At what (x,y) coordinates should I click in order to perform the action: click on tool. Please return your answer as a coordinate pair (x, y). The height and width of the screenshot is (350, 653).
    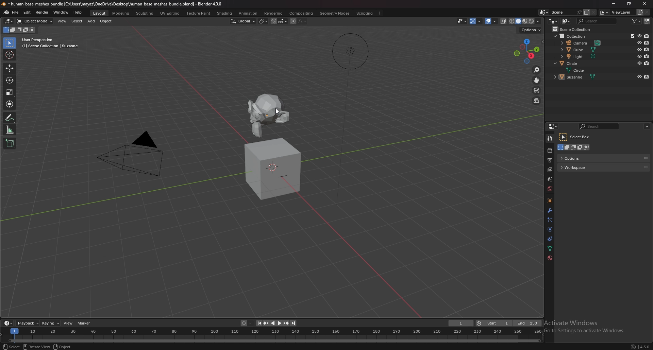
    Looking at the image, I should click on (550, 139).